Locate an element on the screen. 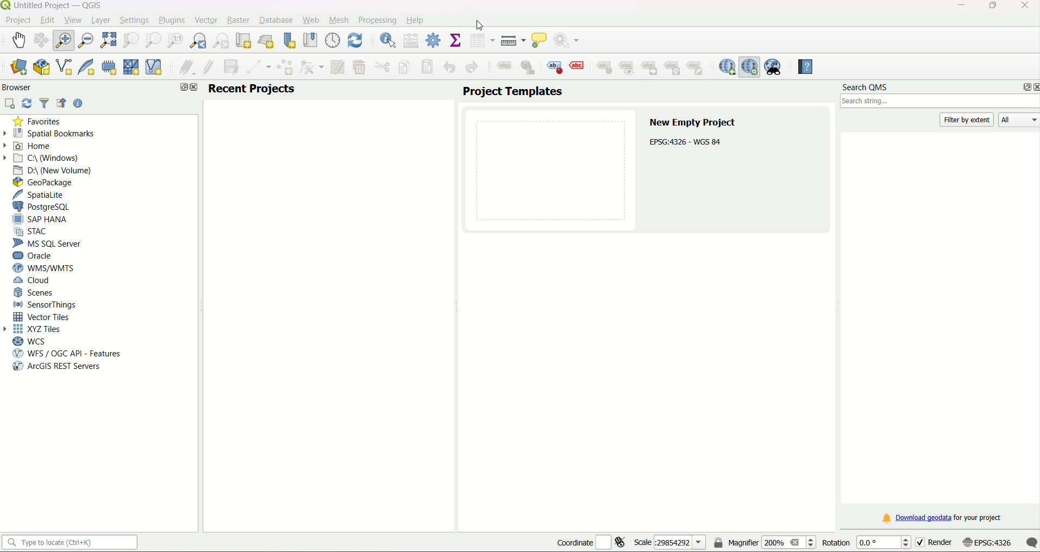 This screenshot has height=552, width=1040. favourites is located at coordinates (39, 122).